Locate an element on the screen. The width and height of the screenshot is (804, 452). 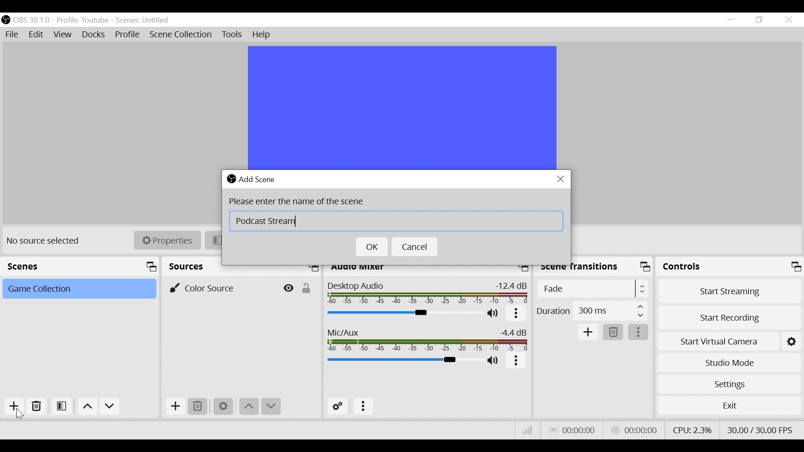
Desktop Audio Slider is located at coordinates (406, 313).